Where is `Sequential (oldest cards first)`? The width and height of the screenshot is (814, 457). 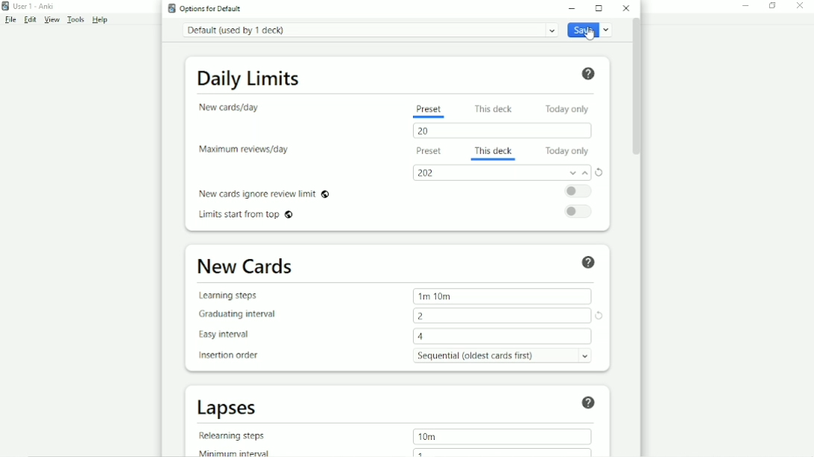
Sequential (oldest cards first) is located at coordinates (507, 355).